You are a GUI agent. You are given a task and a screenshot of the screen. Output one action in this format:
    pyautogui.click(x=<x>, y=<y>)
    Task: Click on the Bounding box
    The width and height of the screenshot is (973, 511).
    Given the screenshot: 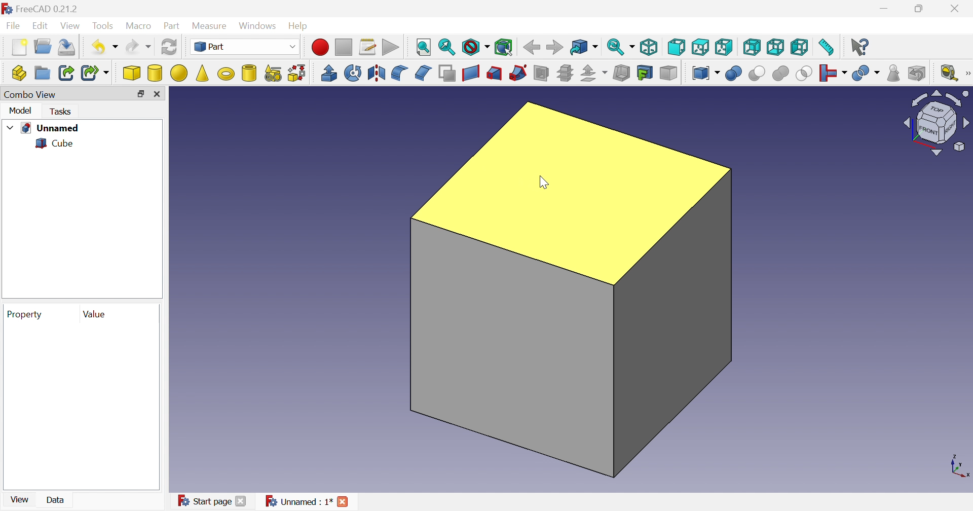 What is the action you would take?
    pyautogui.click(x=504, y=46)
    